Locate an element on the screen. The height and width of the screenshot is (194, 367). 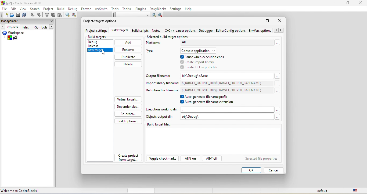
[p2] - Code=Blocks 20.03 is located at coordinates (24, 3).